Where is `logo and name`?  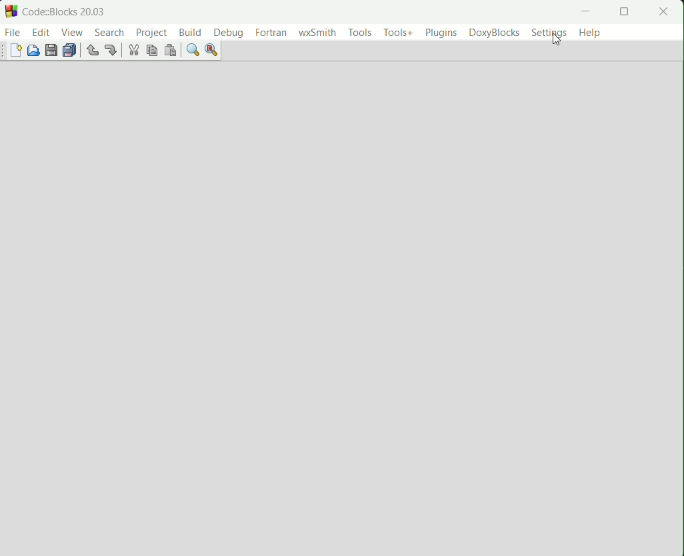
logo and name is located at coordinates (11, 12).